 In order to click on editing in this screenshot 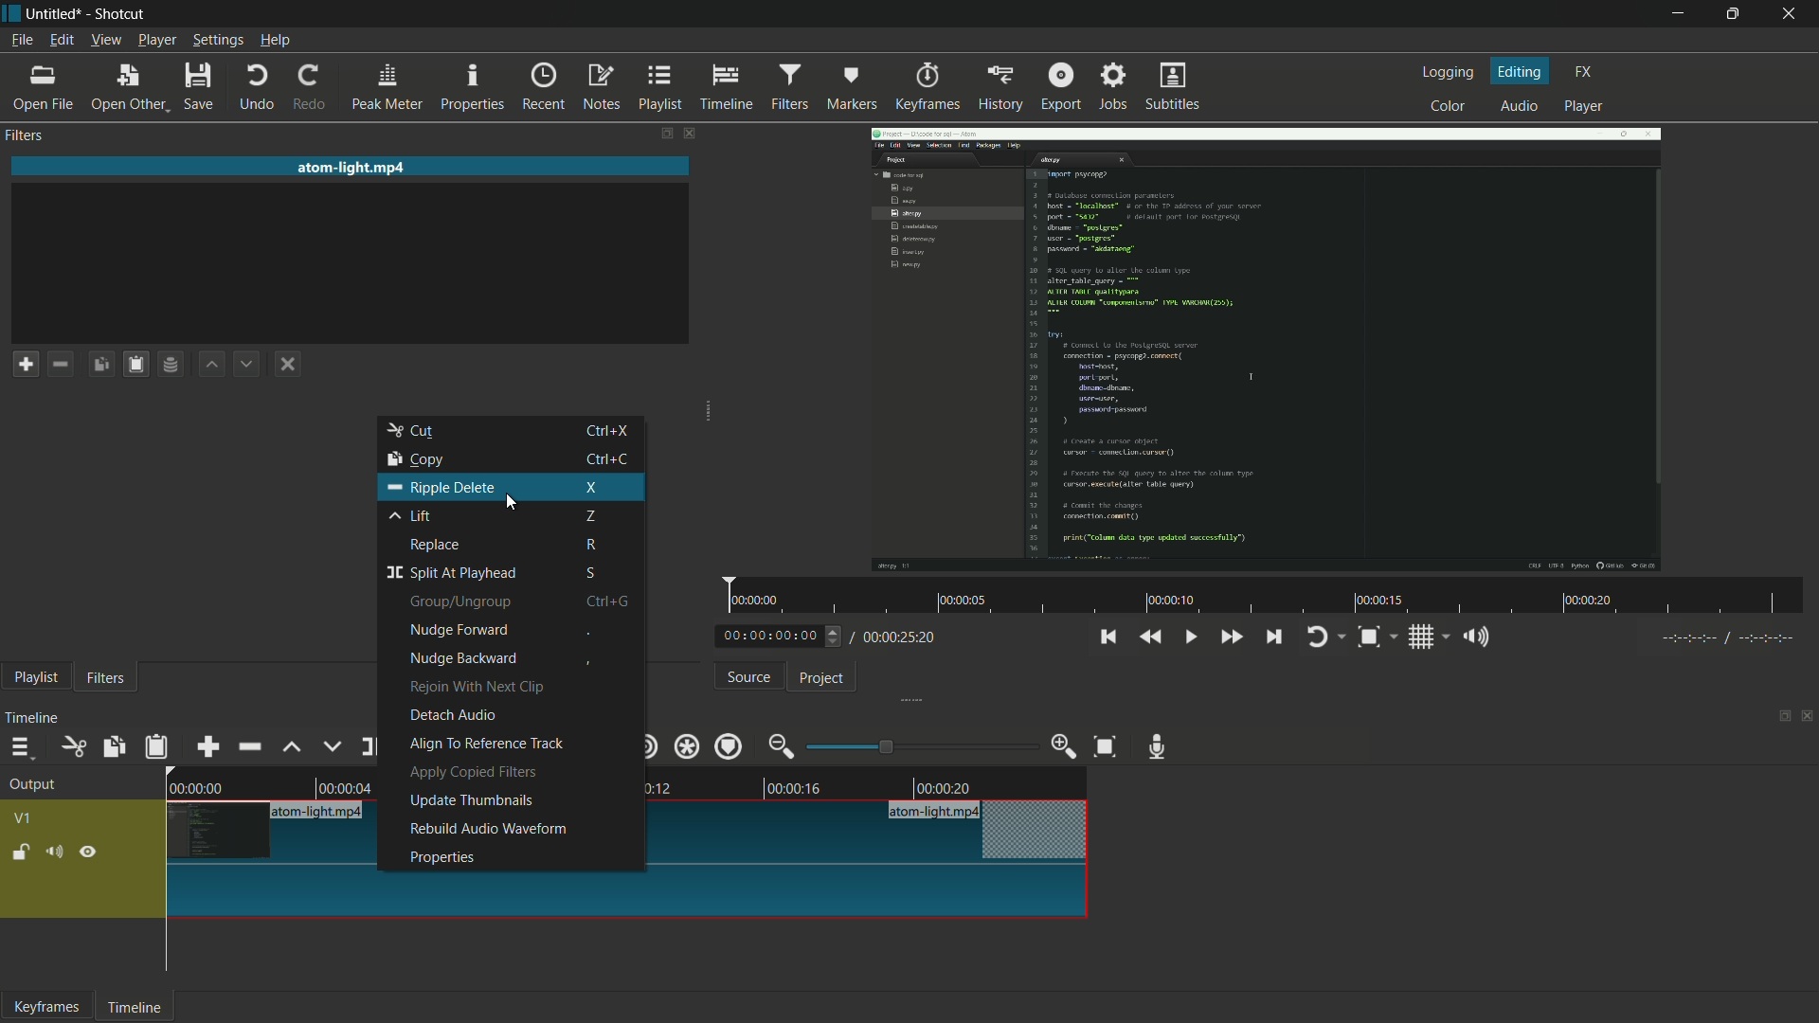, I will do `click(1522, 72)`.